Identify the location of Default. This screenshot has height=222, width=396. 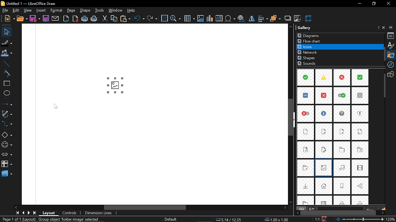
(172, 219).